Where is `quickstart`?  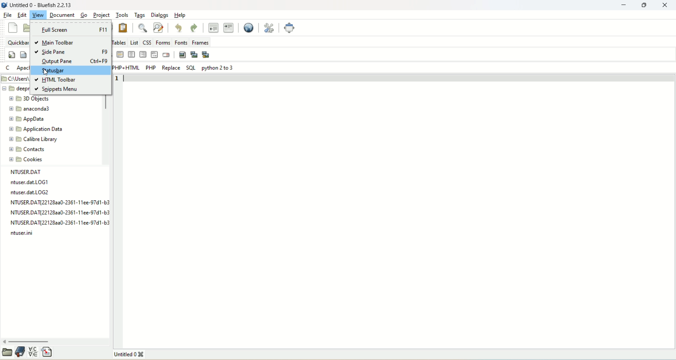 quickstart is located at coordinates (12, 55).